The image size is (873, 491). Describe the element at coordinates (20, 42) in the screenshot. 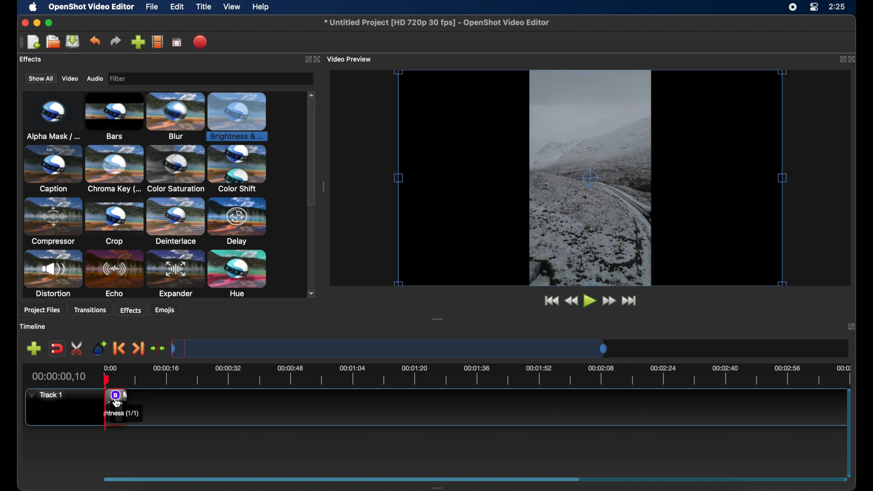

I see `drag handle` at that location.